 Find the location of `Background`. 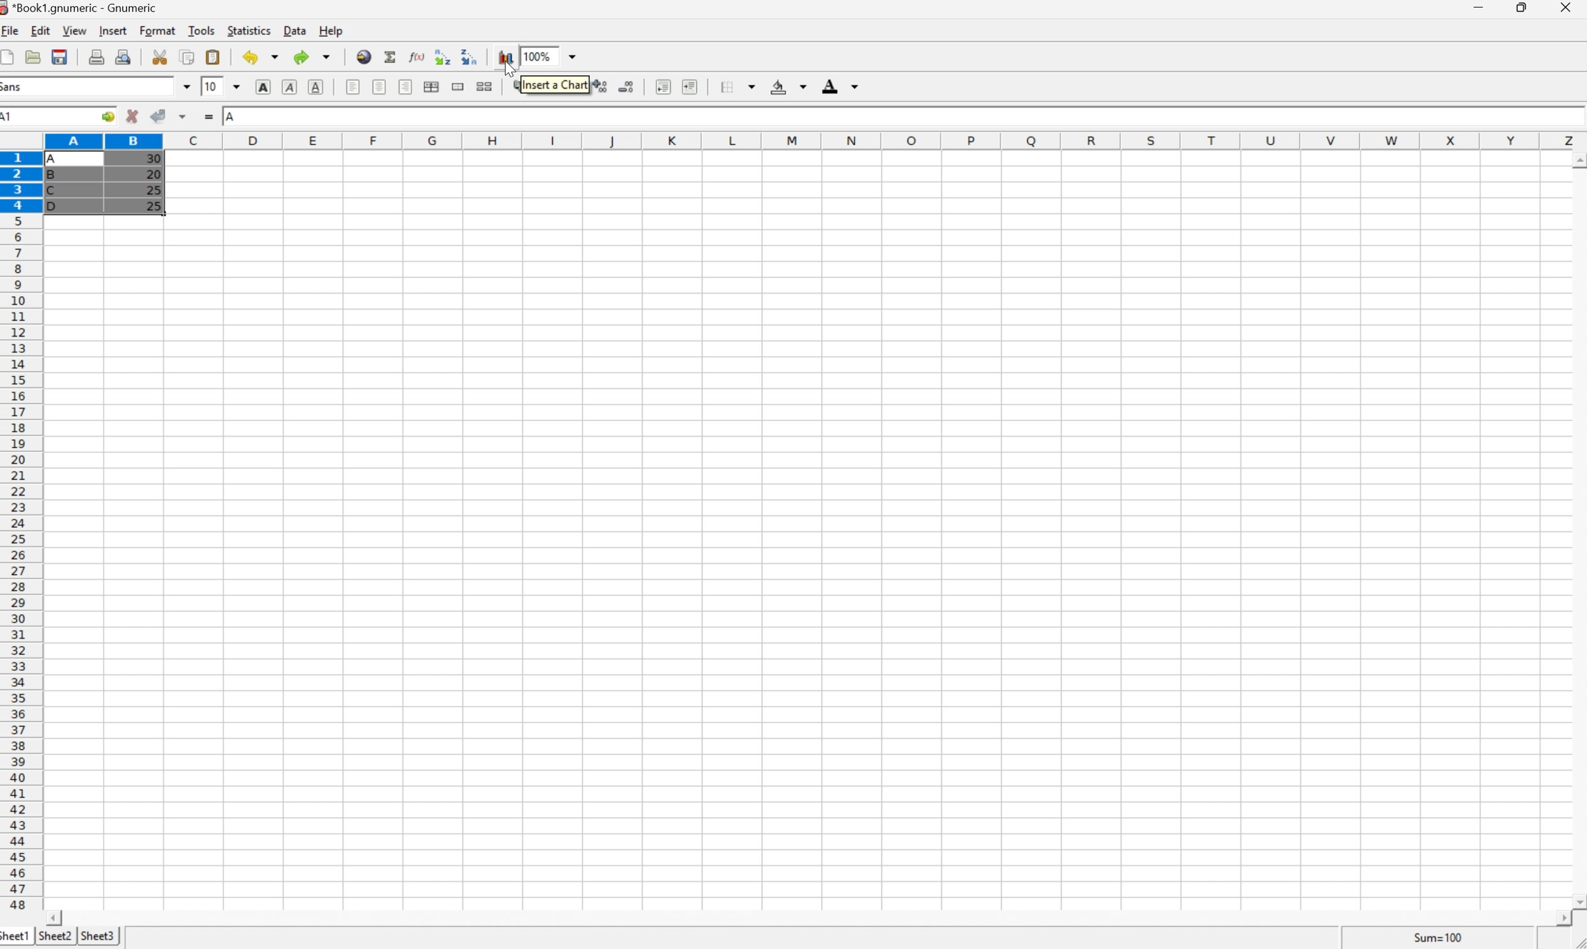

Background is located at coordinates (787, 88).